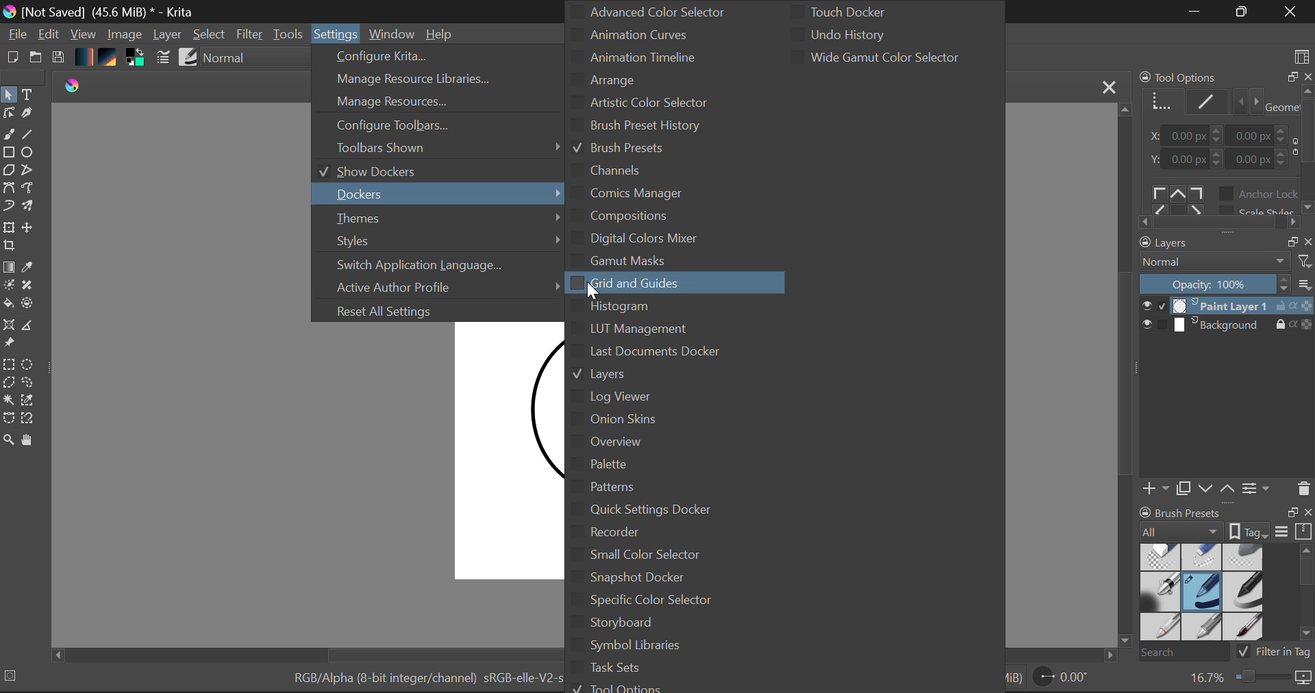  I want to click on logo, so click(79, 86).